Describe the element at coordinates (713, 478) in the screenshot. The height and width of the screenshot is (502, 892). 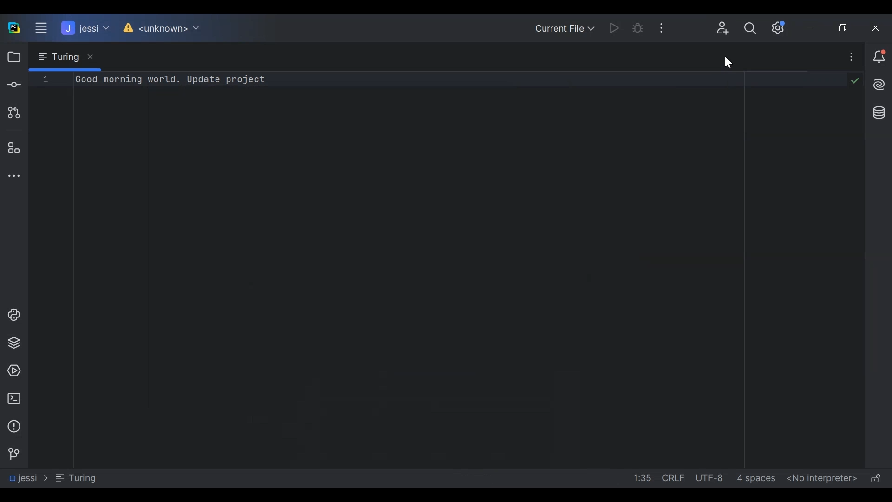
I see `UTF-8` at that location.